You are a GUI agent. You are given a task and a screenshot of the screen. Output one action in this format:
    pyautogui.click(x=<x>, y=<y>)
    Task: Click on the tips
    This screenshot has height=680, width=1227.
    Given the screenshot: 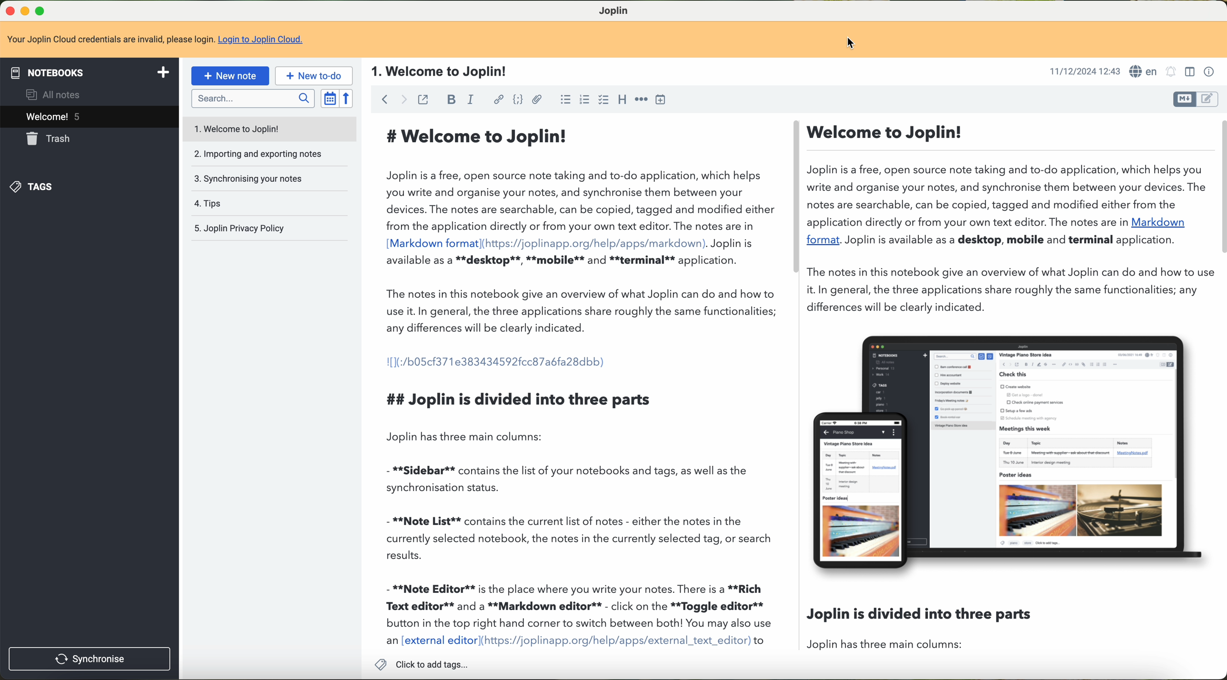 What is the action you would take?
    pyautogui.click(x=272, y=203)
    